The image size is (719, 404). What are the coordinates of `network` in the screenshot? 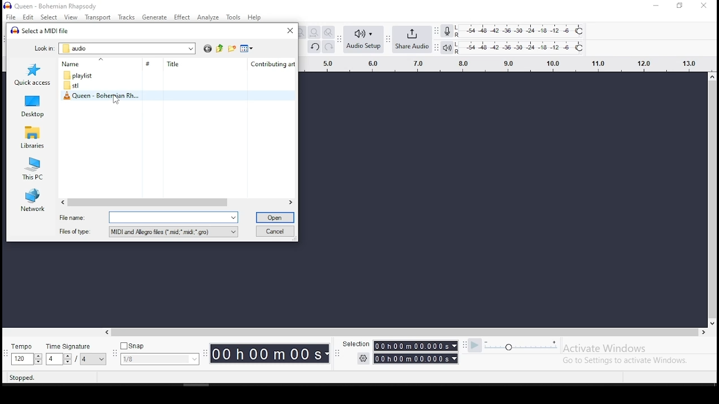 It's located at (34, 200).